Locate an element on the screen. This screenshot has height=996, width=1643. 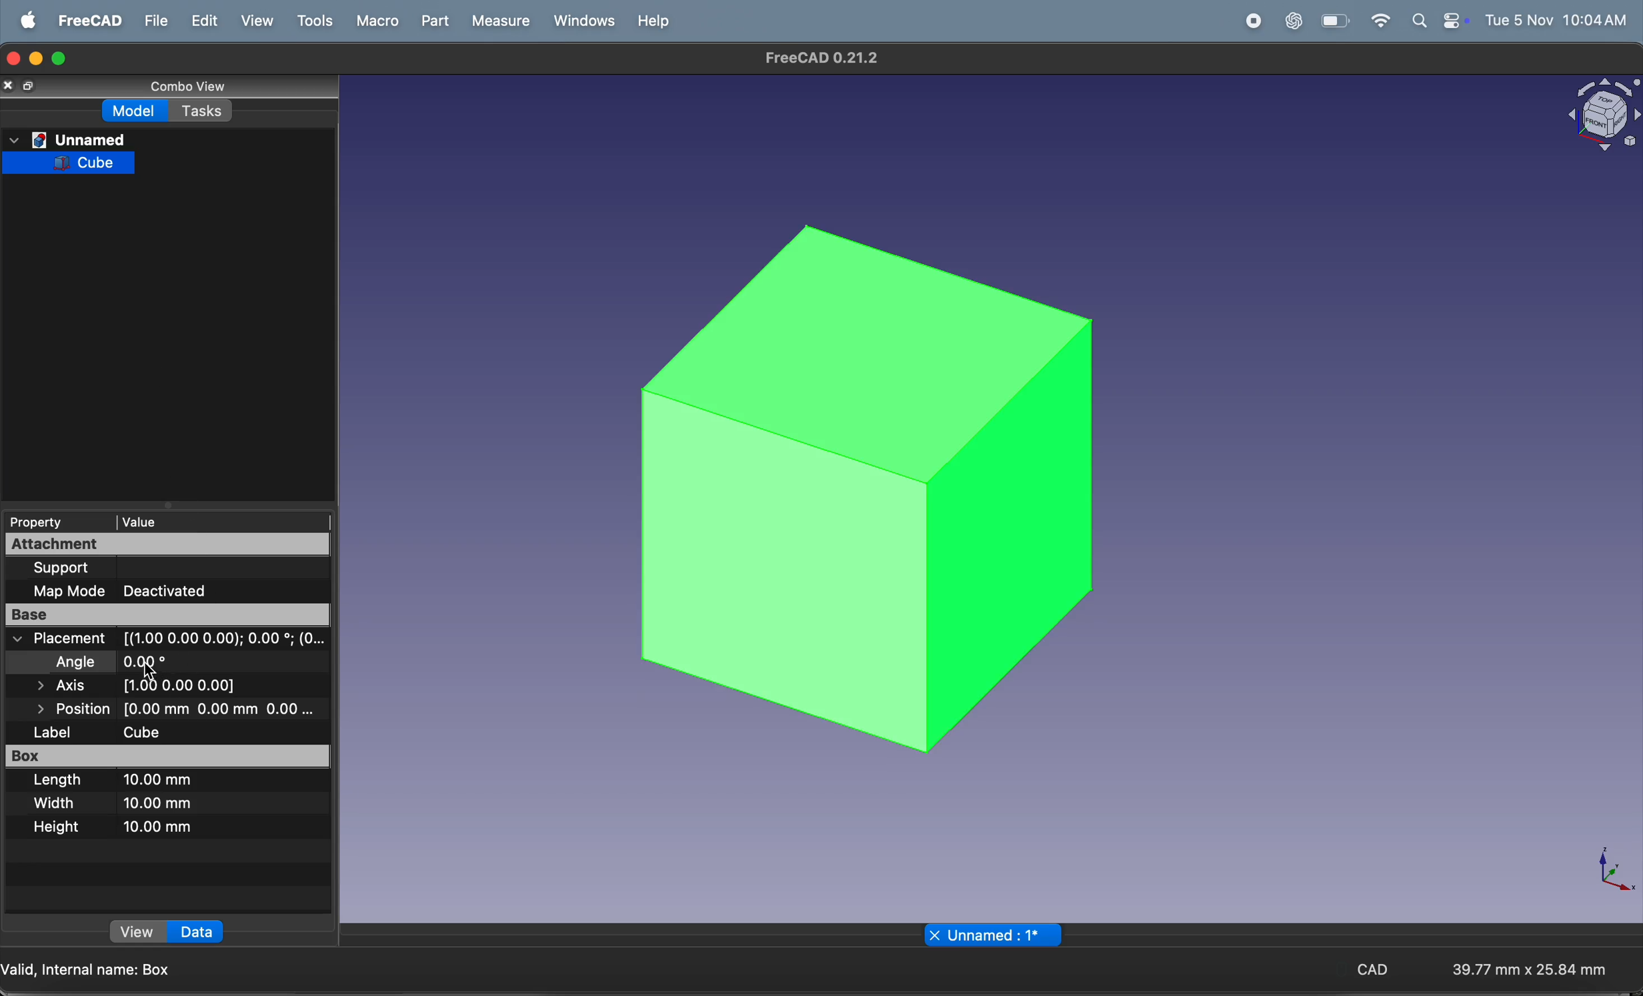
angle is located at coordinates (55, 661).